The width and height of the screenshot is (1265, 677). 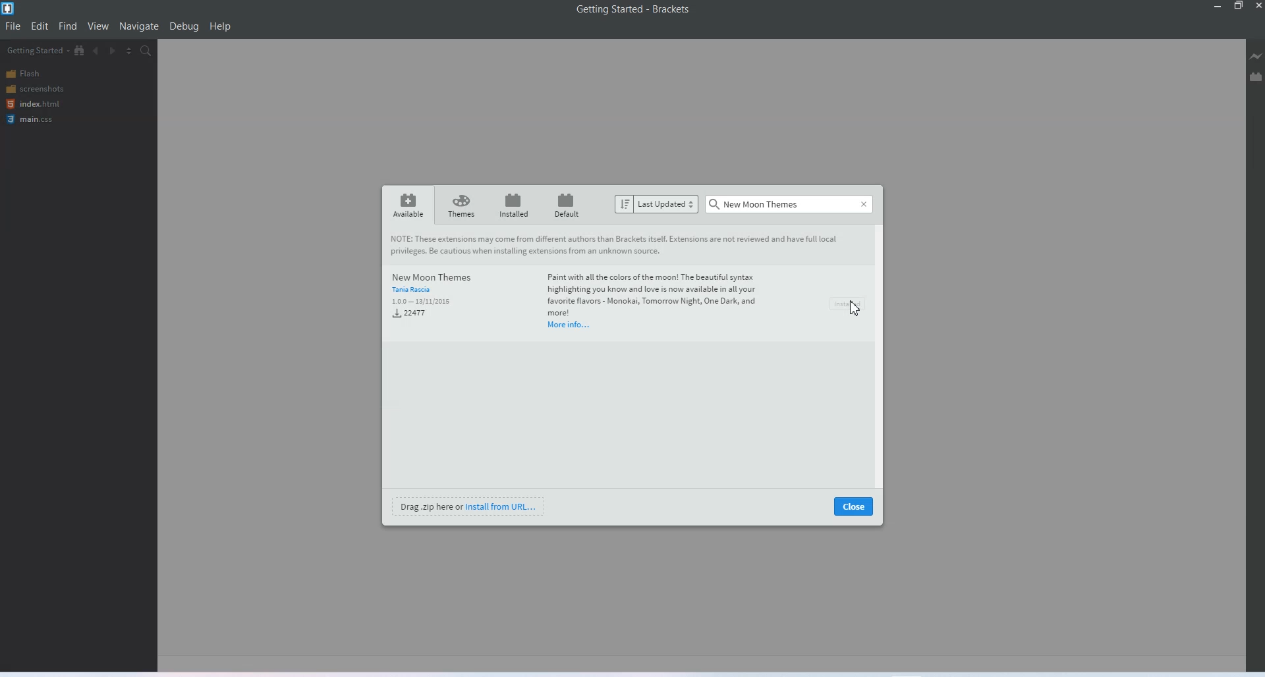 What do you see at coordinates (1256, 73) in the screenshot?
I see `Extension manager` at bounding box center [1256, 73].